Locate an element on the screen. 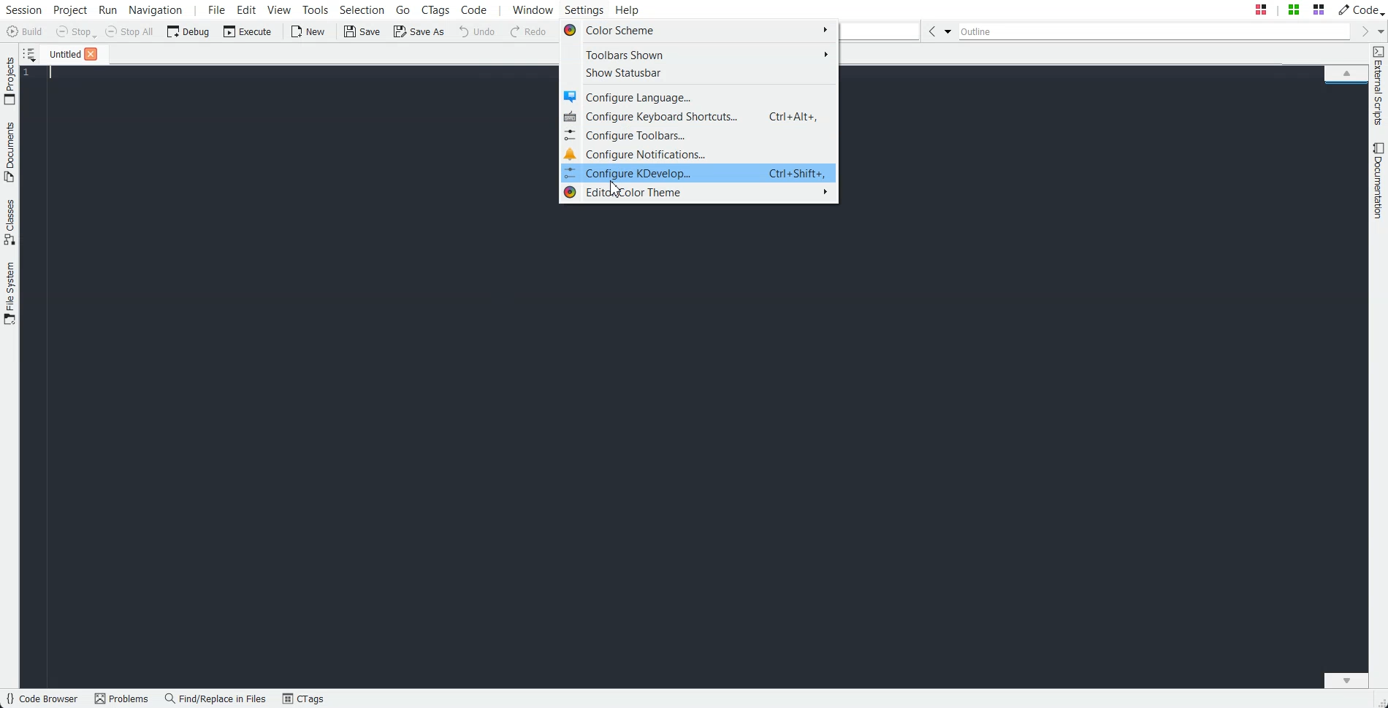  Stop is located at coordinates (76, 32).